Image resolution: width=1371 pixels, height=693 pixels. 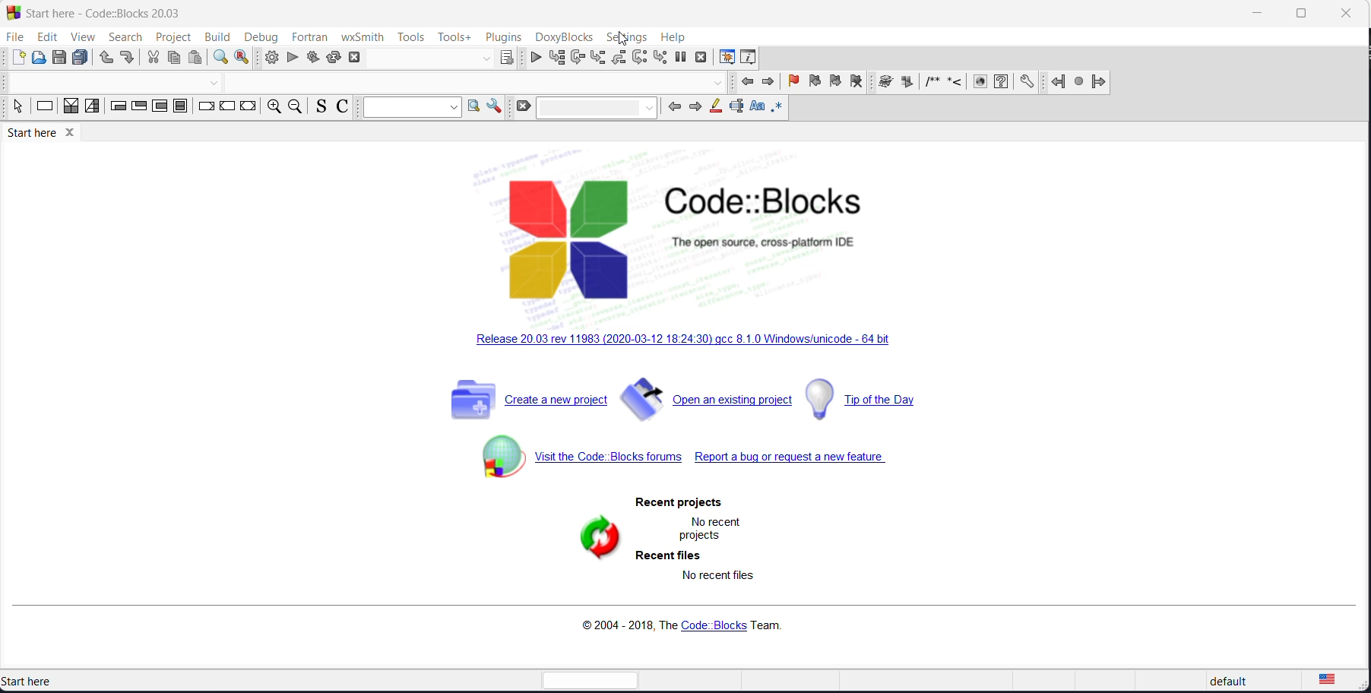 I want to click on create new project, so click(x=522, y=402).